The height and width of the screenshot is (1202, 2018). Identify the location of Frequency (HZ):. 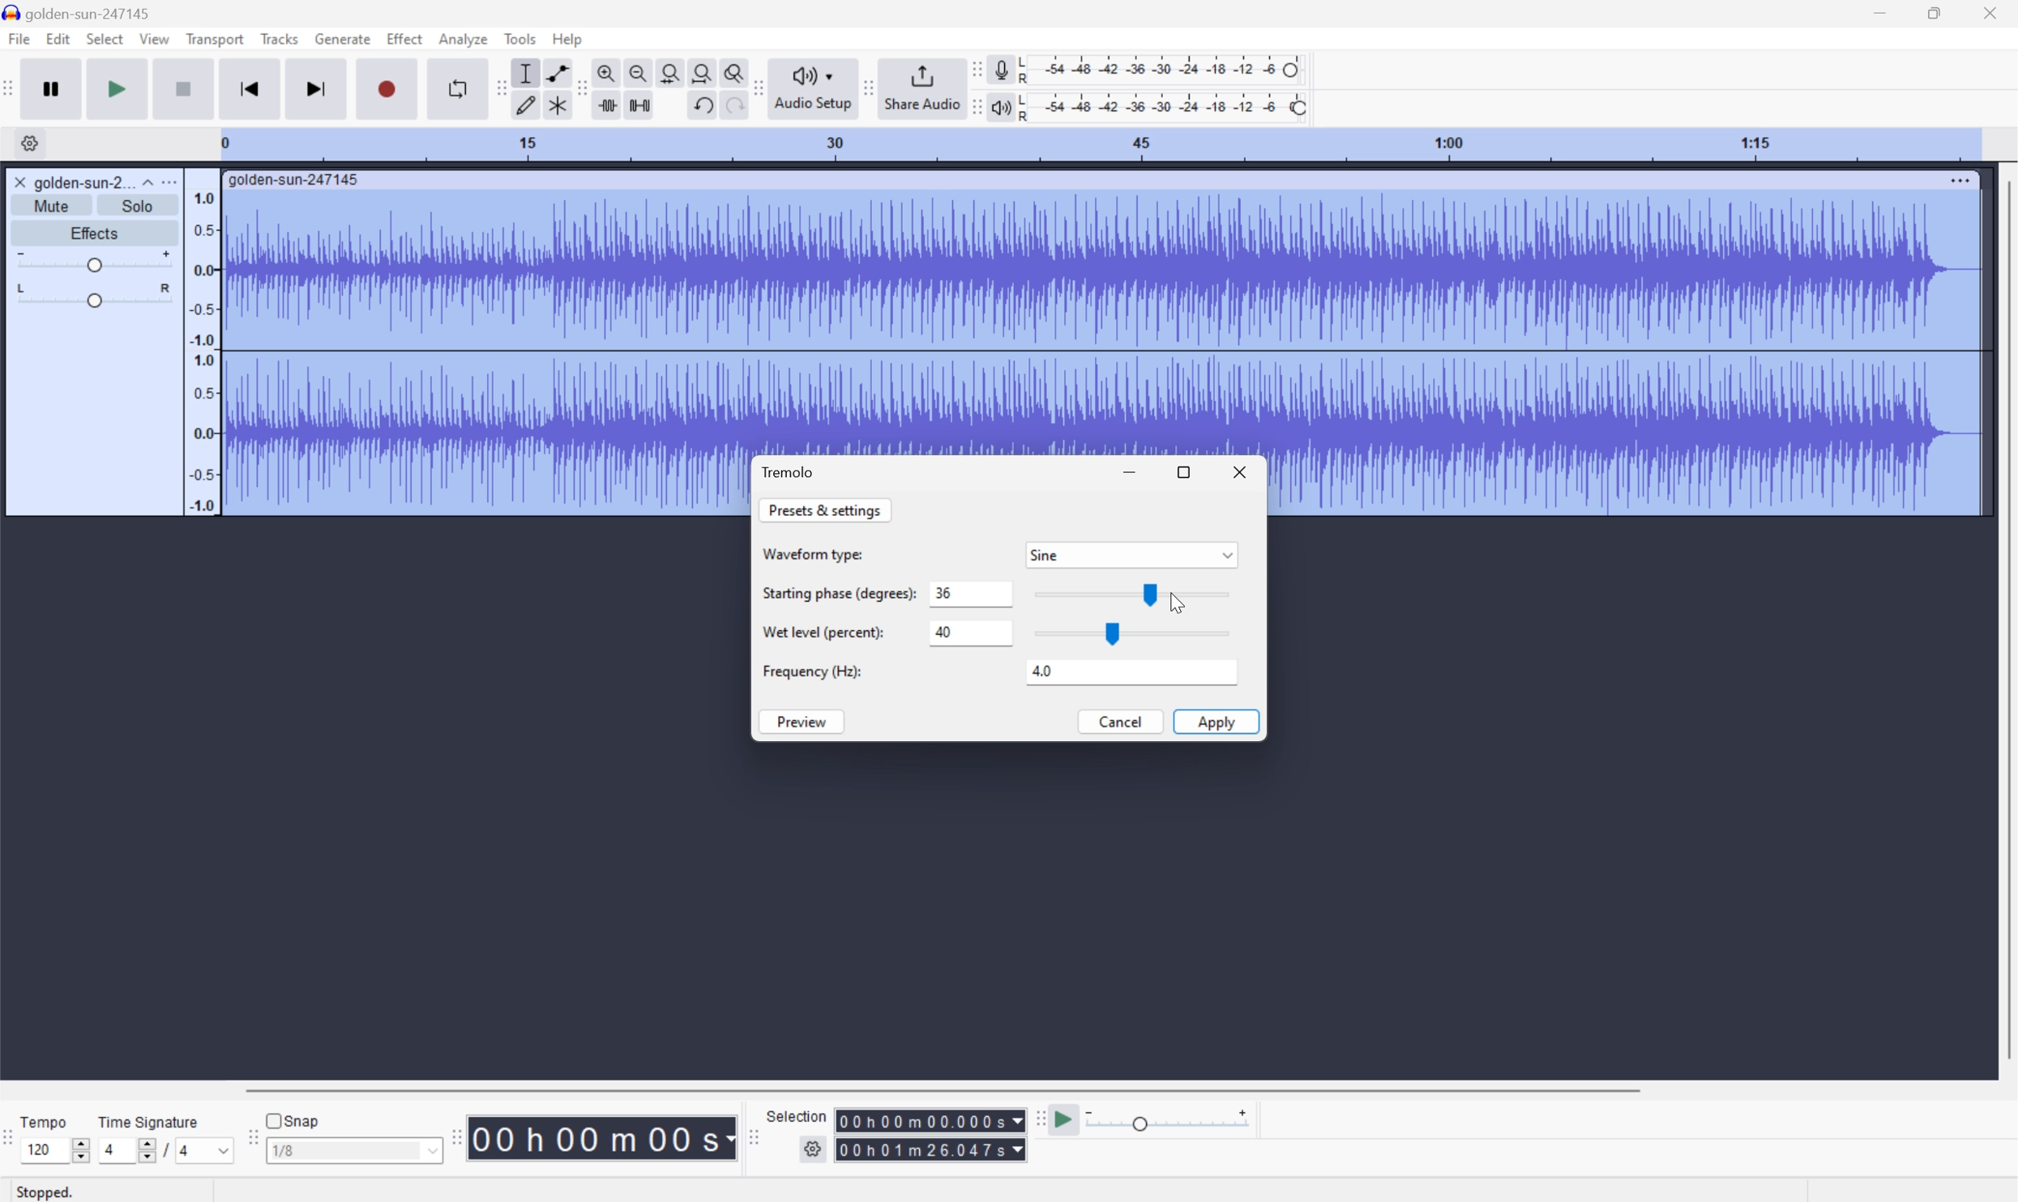
(814, 671).